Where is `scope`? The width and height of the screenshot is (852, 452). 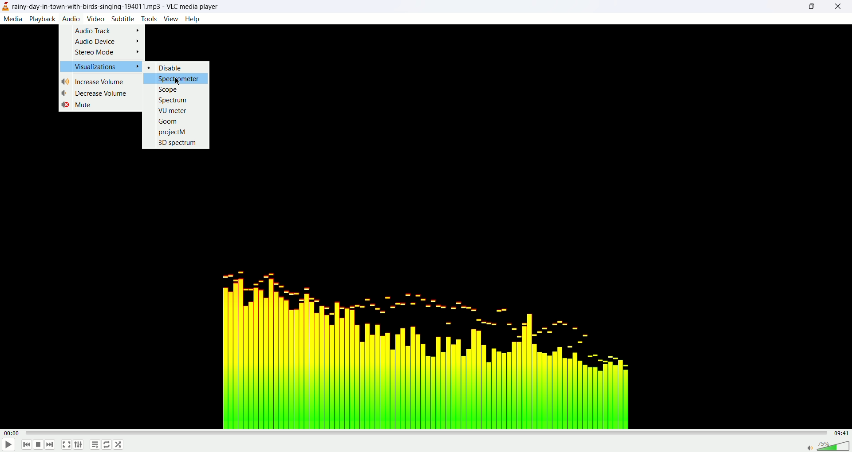
scope is located at coordinates (169, 89).